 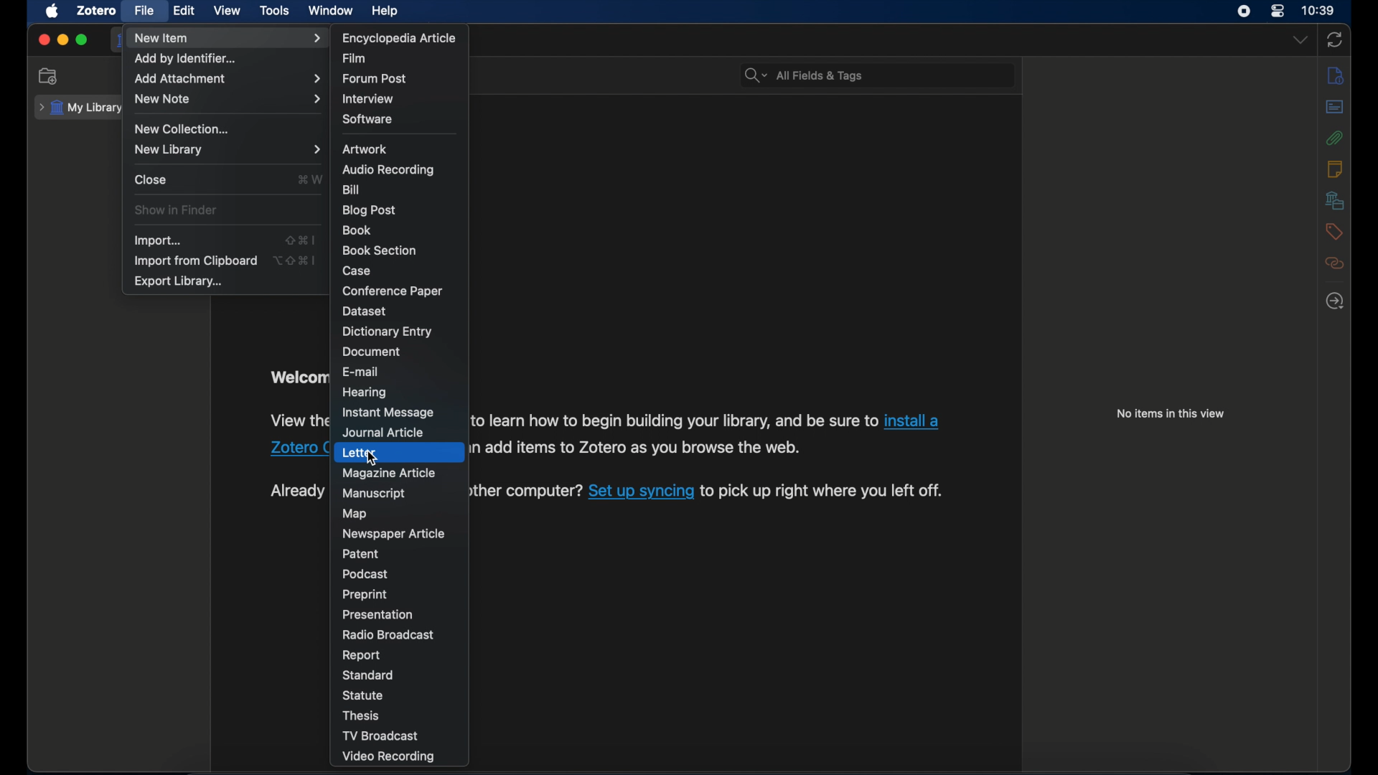 I want to click on related, so click(x=1336, y=263).